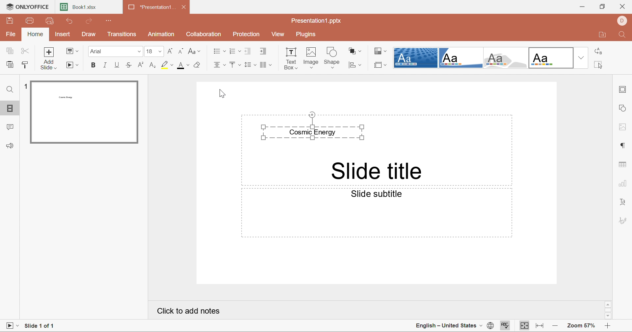 The width and height of the screenshot is (632, 332). What do you see at coordinates (92, 65) in the screenshot?
I see `Bold` at bounding box center [92, 65].